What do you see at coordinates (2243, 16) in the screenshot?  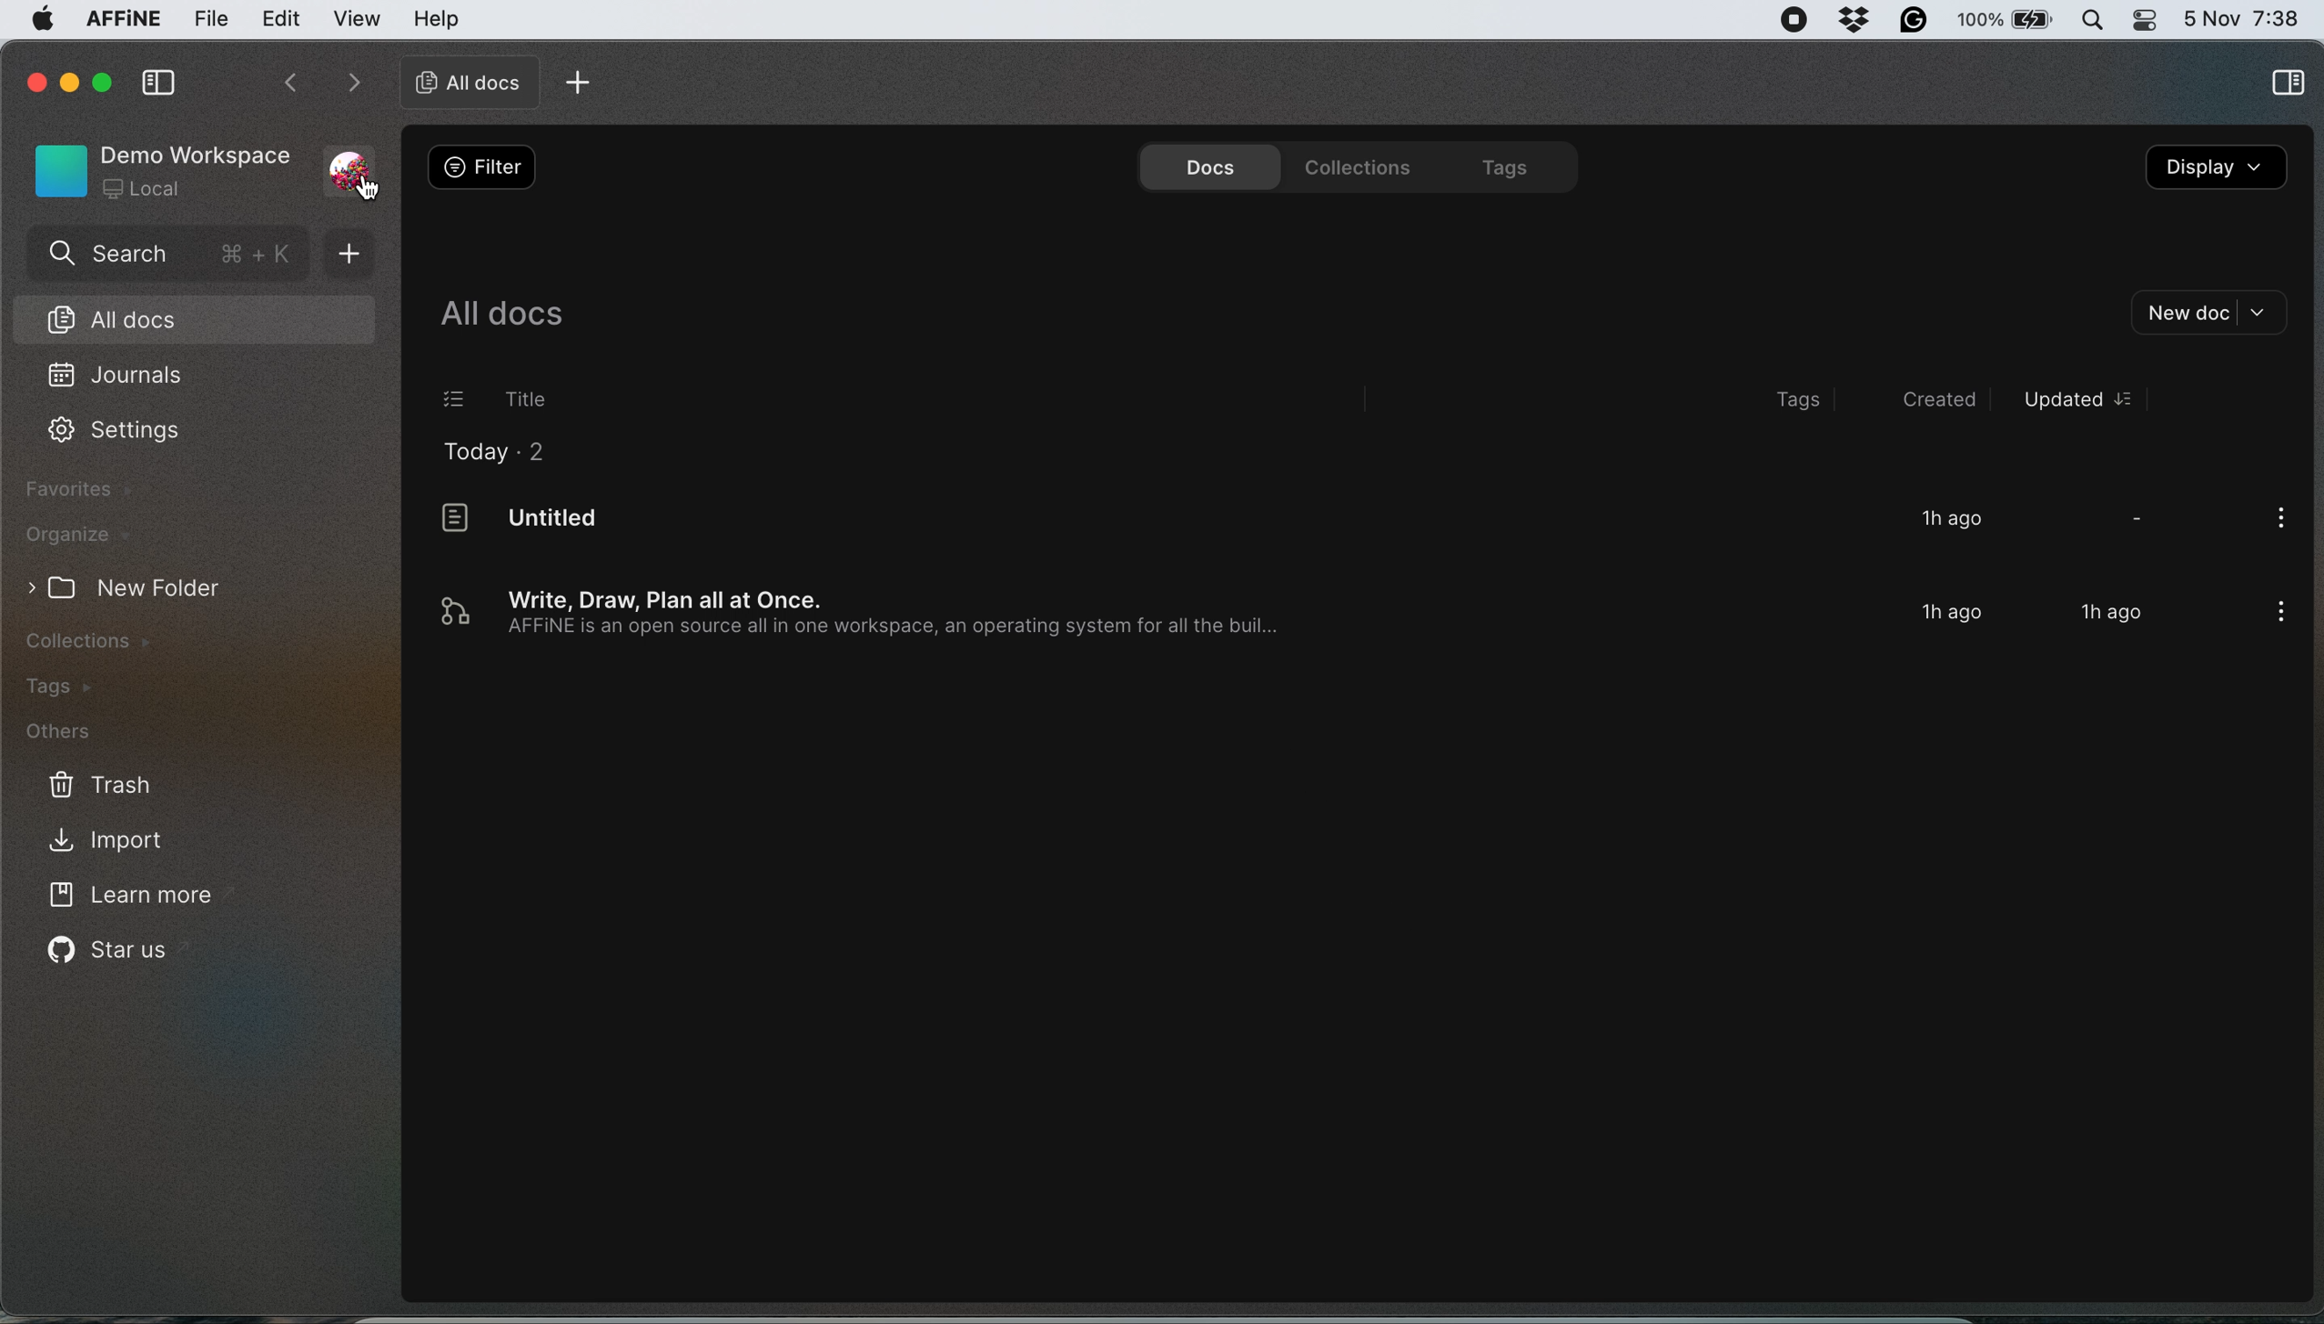 I see `date and time` at bounding box center [2243, 16].